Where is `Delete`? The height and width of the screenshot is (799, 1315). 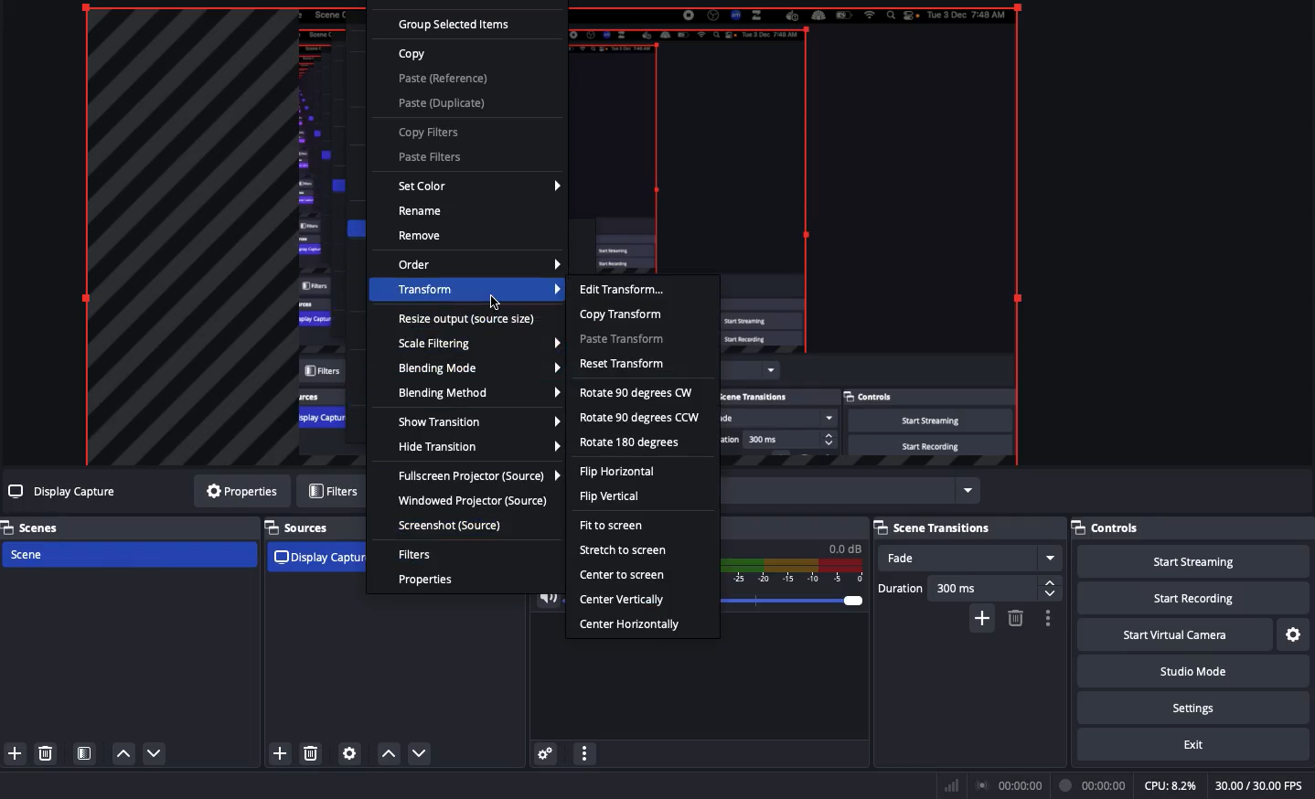
Delete is located at coordinates (45, 752).